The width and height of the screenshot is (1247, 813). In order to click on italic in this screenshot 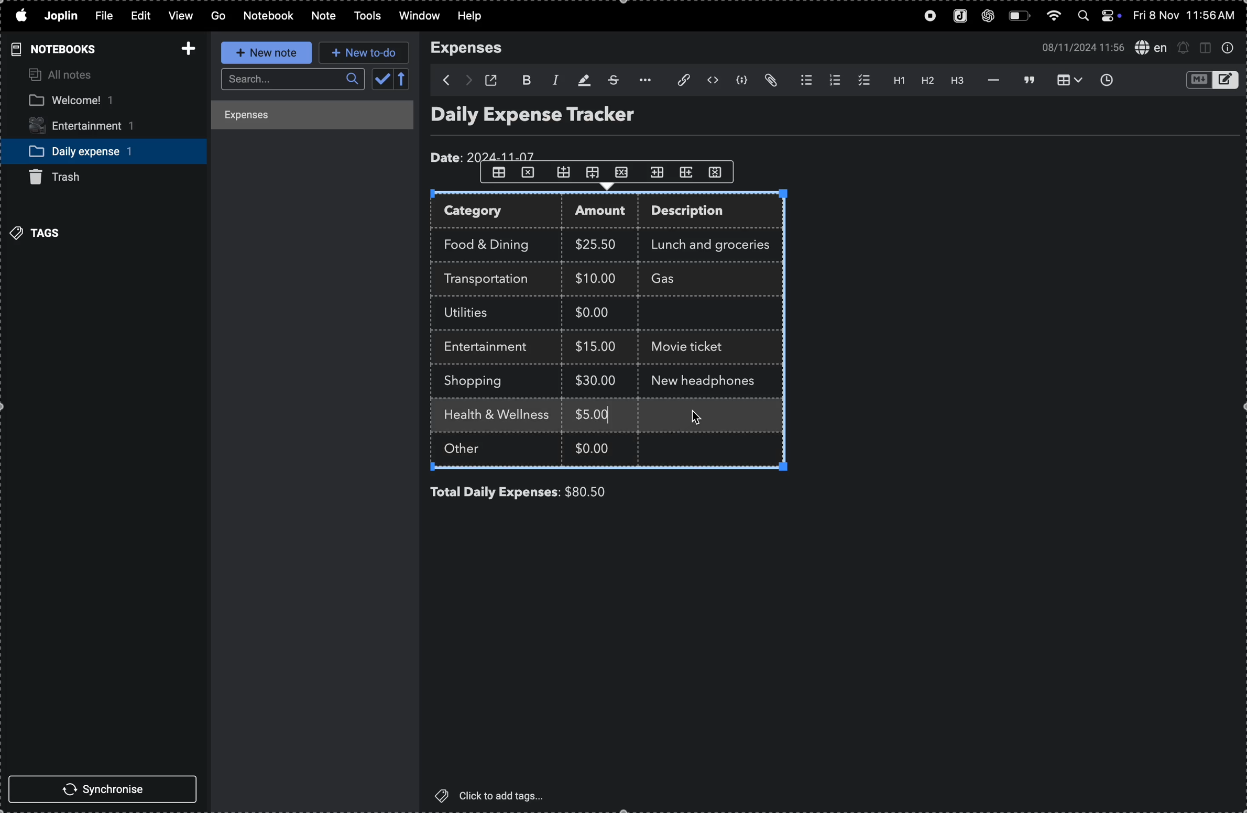, I will do `click(552, 79)`.